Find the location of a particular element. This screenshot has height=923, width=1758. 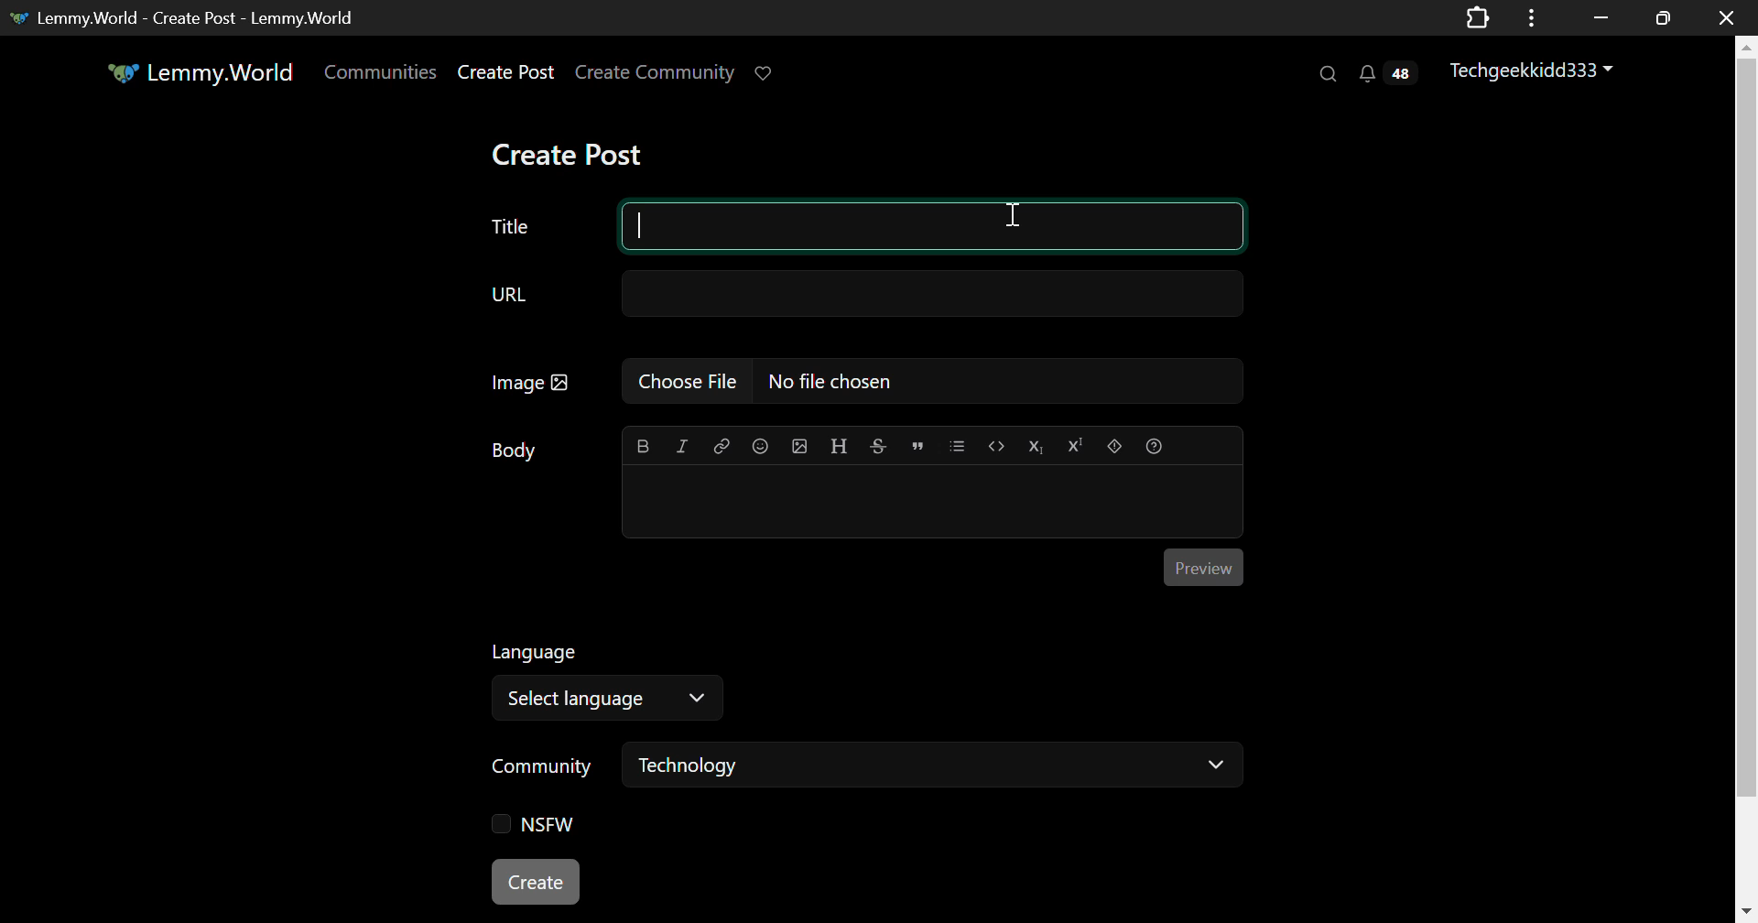

strikethrough is located at coordinates (875, 444).